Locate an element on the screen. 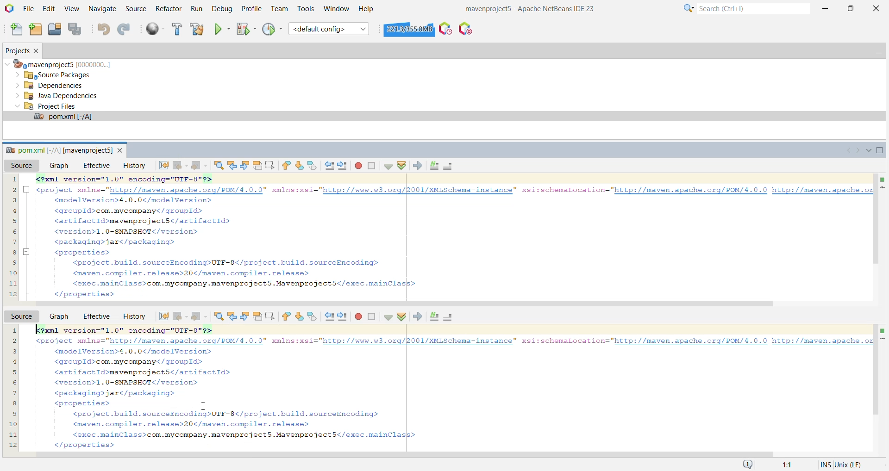 Image resolution: width=889 pixels, height=471 pixels. </properties> is located at coordinates (86, 446).